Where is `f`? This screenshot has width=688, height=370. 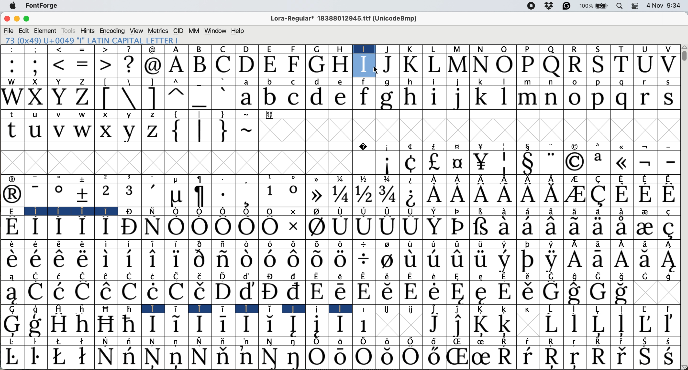 f is located at coordinates (364, 82).